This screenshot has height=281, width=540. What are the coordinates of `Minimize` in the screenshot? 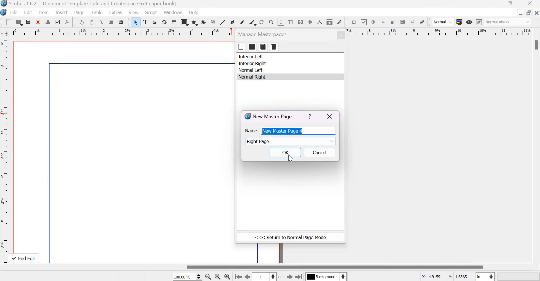 It's located at (520, 13).